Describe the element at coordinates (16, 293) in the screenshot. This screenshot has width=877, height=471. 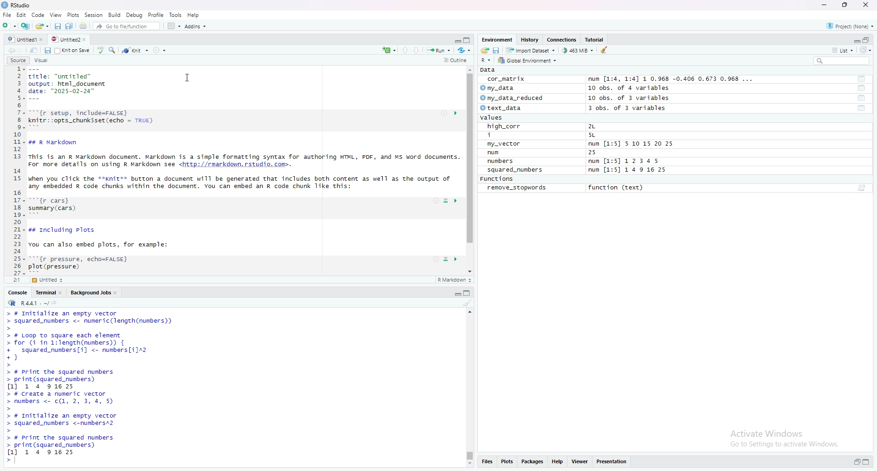
I see `console` at that location.